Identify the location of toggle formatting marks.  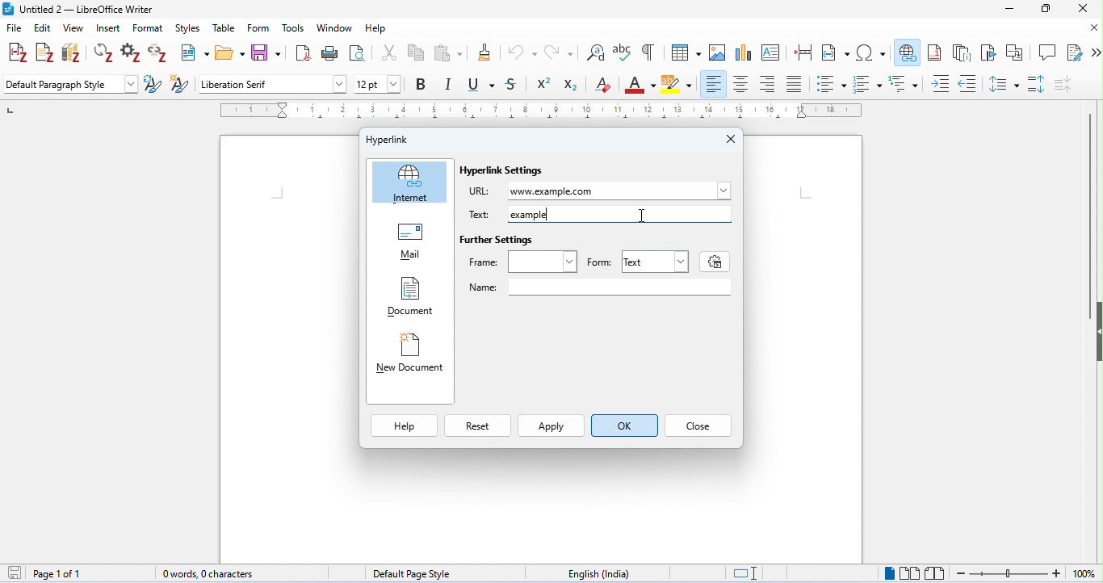
(648, 52).